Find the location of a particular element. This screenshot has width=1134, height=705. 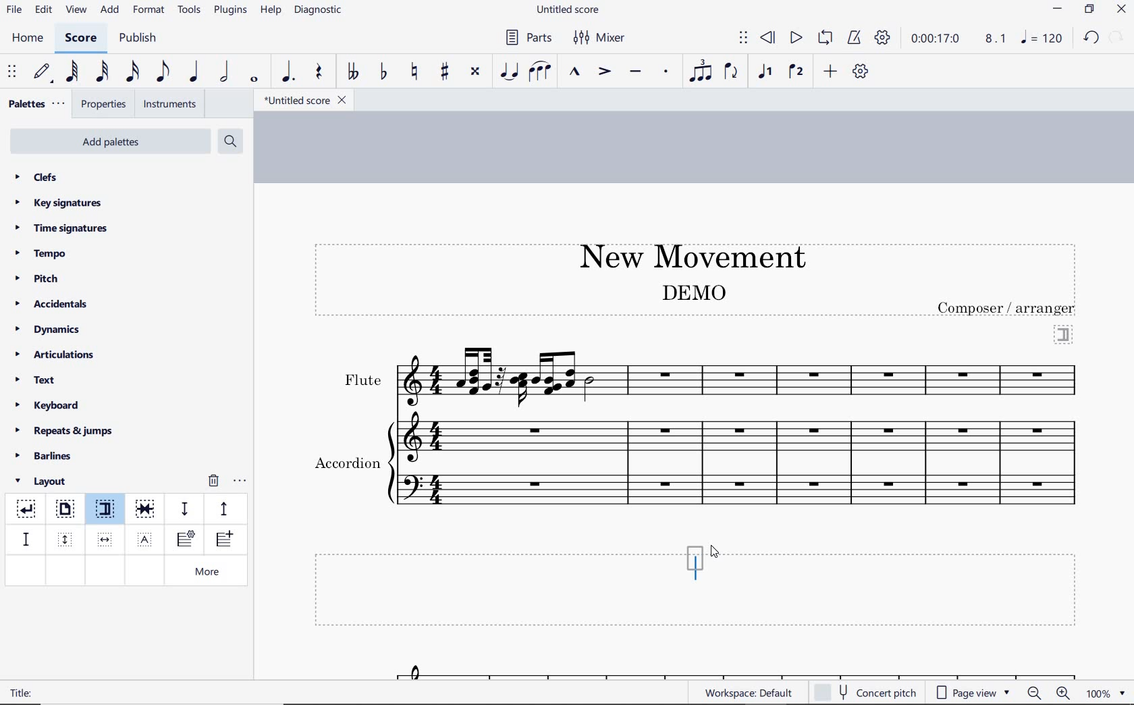

default (step time) is located at coordinates (43, 72).